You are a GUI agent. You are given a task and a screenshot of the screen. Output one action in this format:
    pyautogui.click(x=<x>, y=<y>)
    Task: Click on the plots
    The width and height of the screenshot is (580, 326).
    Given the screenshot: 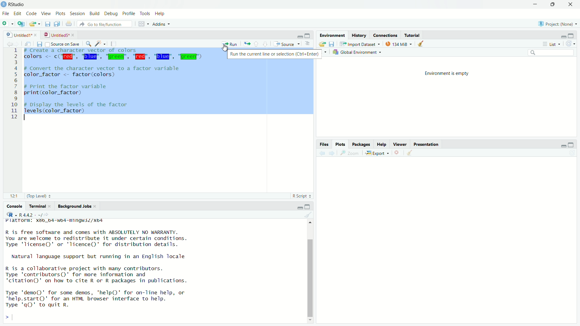 What is the action you would take?
    pyautogui.click(x=61, y=14)
    